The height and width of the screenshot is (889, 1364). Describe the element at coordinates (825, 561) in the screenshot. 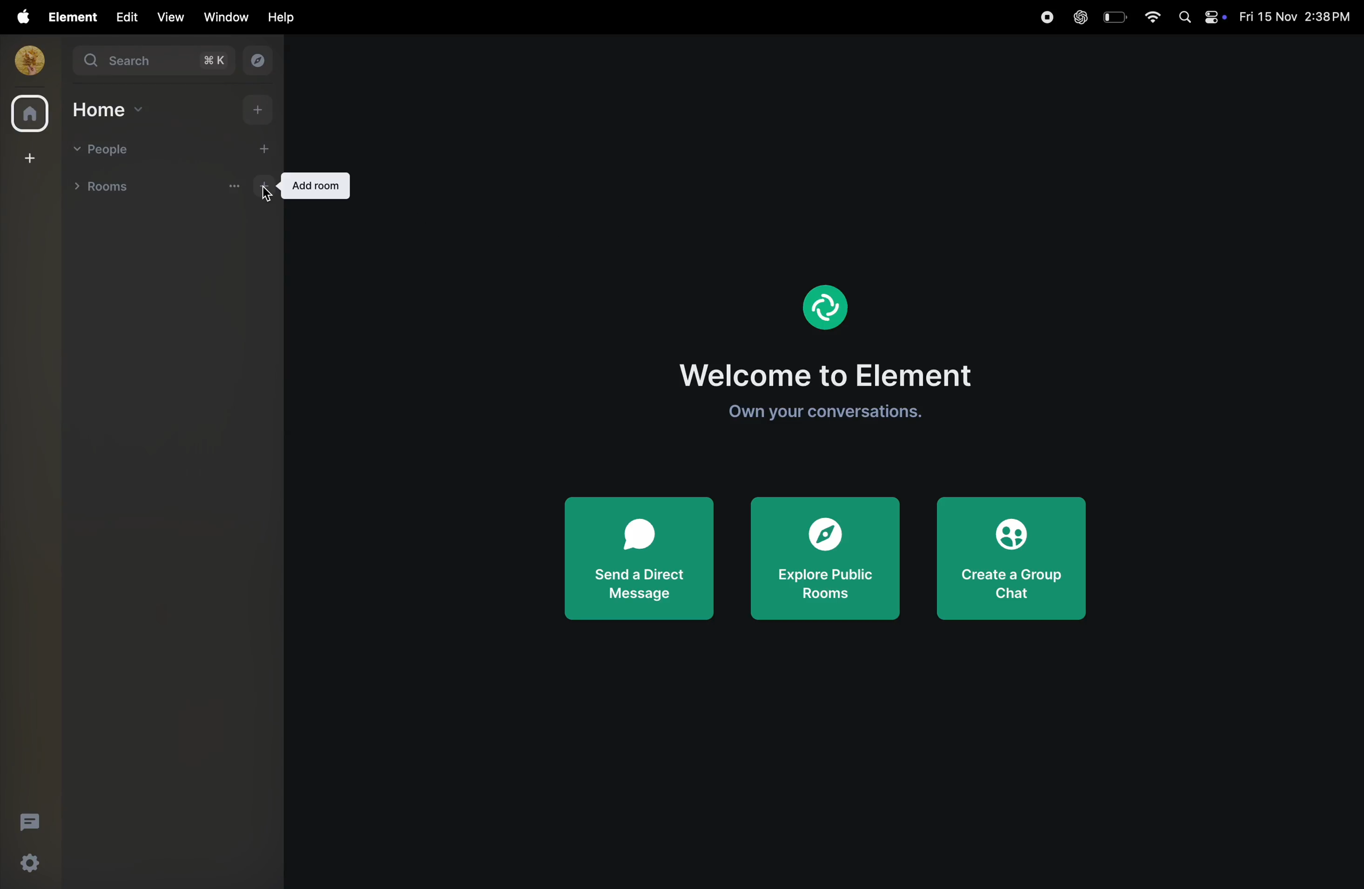

I see `explore public room` at that location.